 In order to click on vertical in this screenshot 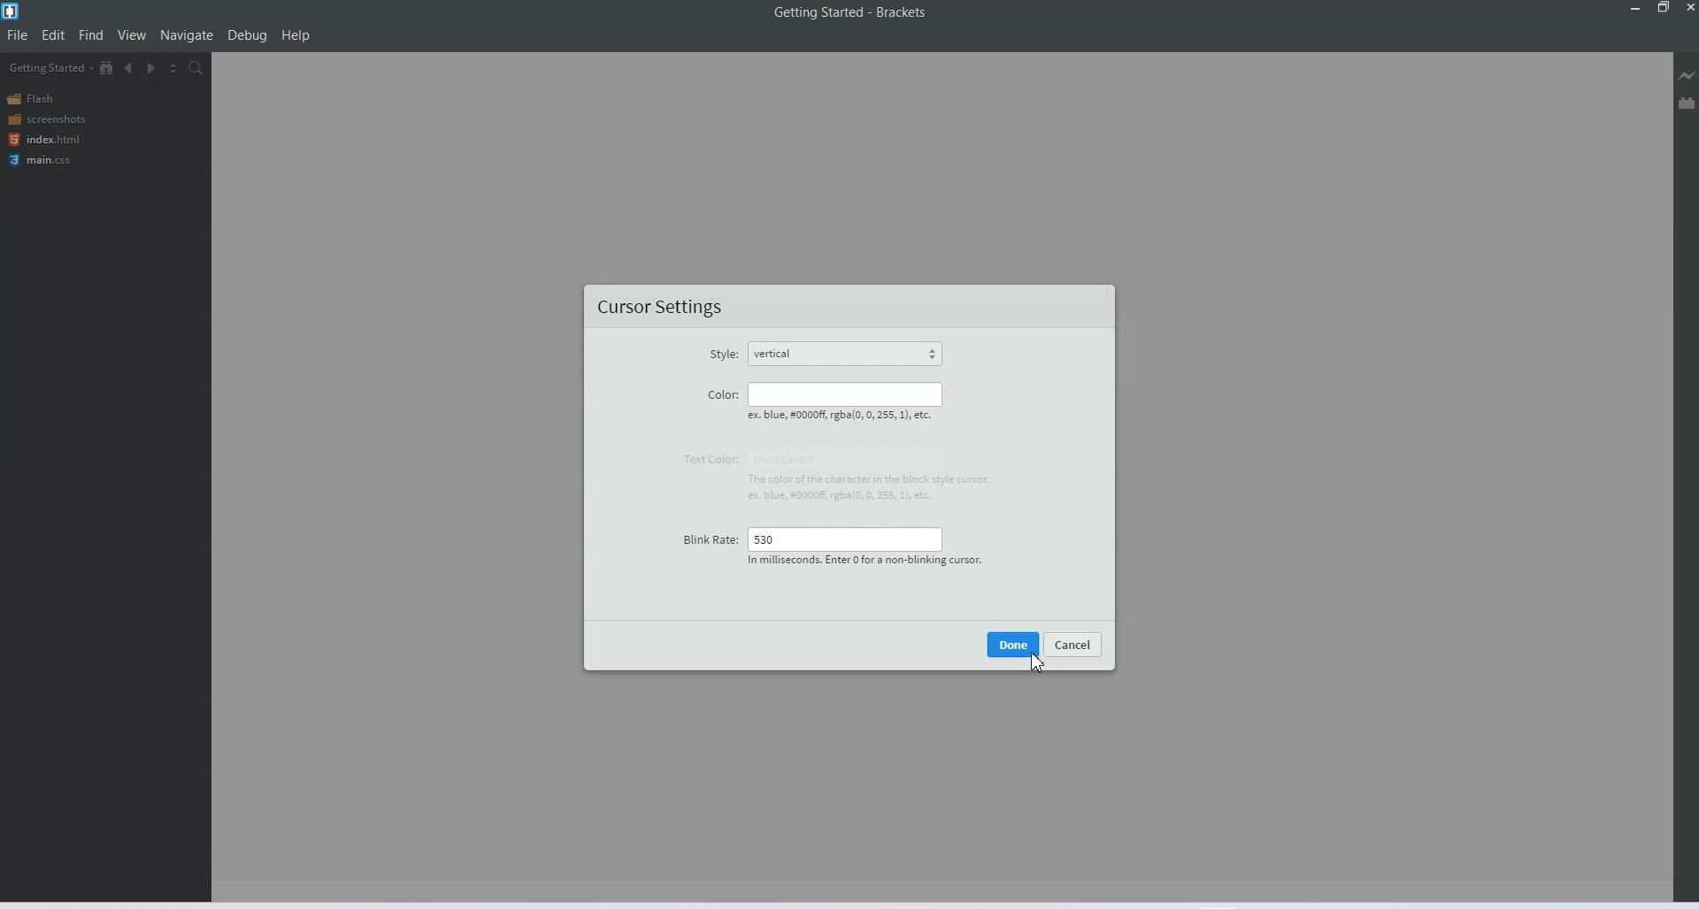, I will do `click(845, 354)`.